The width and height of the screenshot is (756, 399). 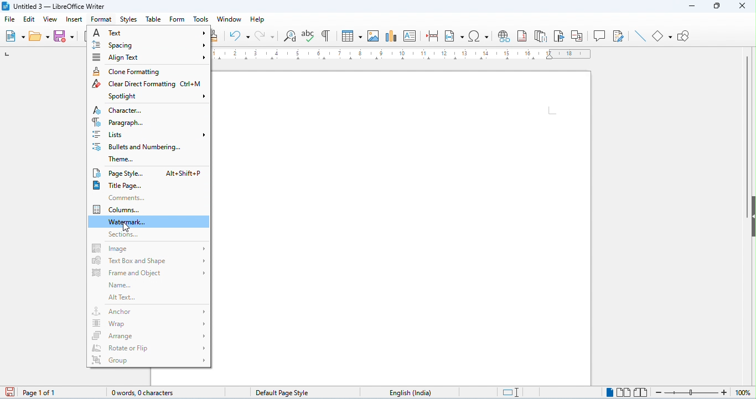 I want to click on 0 words, 0 characters, so click(x=138, y=391).